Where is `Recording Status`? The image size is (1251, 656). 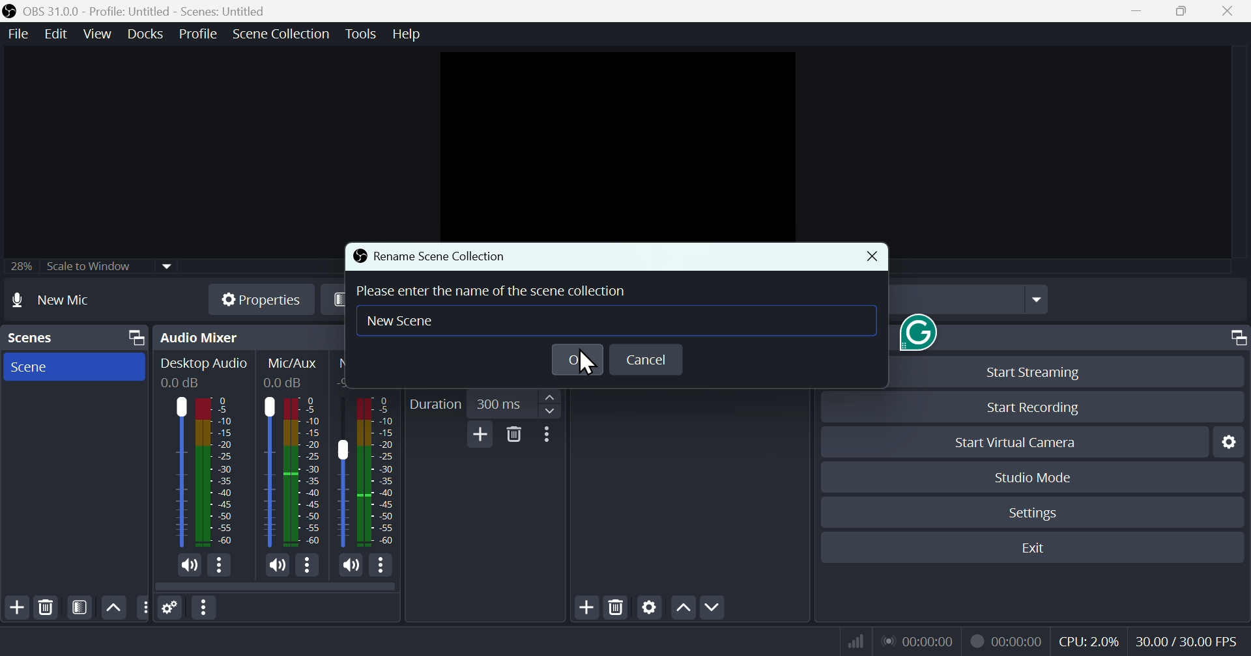
Recording Status is located at coordinates (1005, 641).